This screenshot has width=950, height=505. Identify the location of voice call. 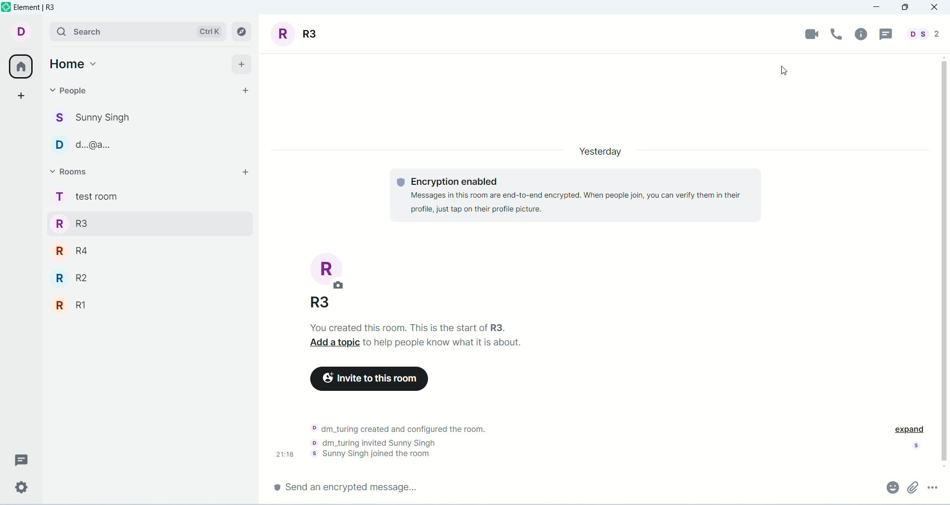
(839, 34).